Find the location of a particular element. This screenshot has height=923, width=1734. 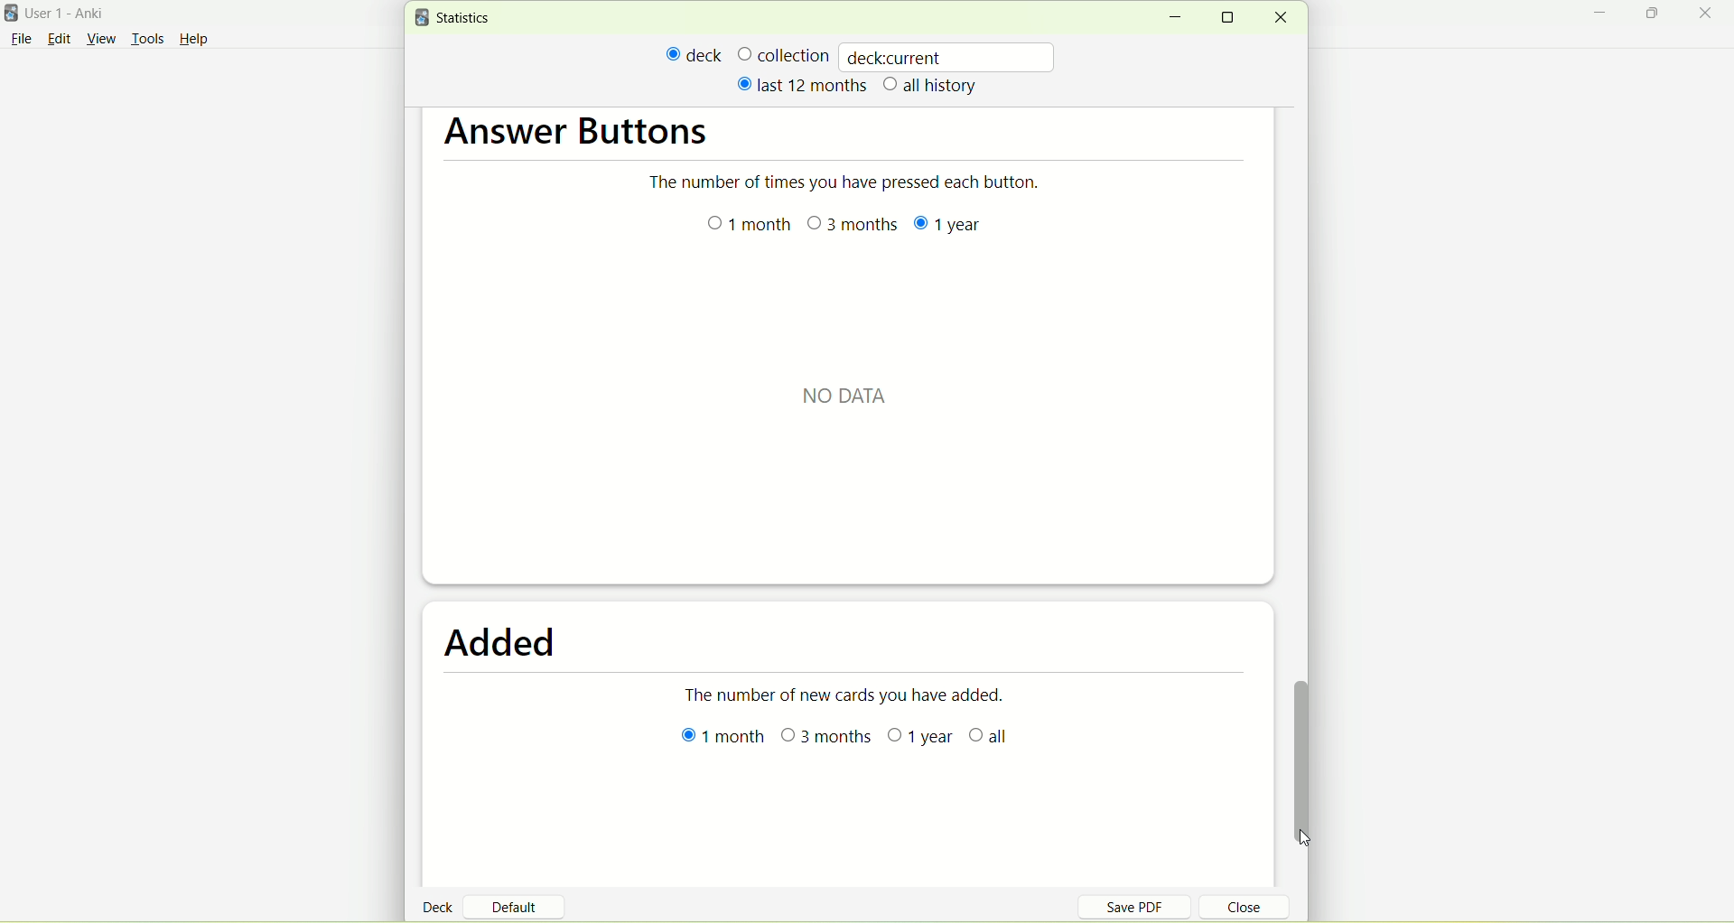

cursor is located at coordinates (1314, 846).